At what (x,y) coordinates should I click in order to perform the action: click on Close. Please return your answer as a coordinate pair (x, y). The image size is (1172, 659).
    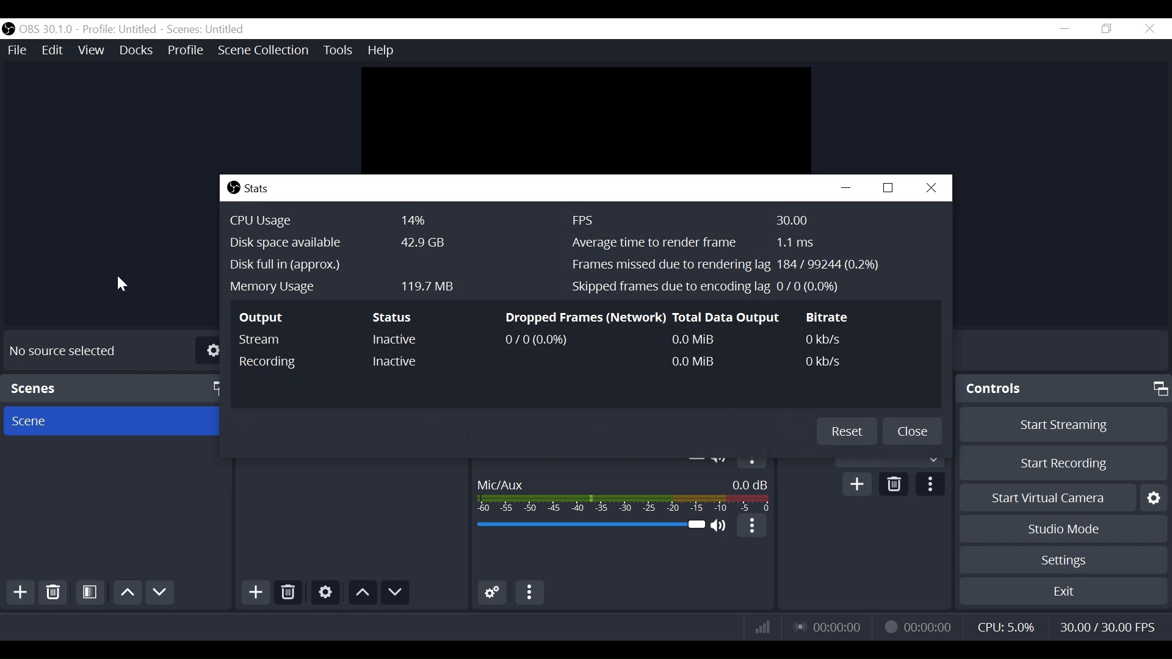
    Looking at the image, I should click on (914, 431).